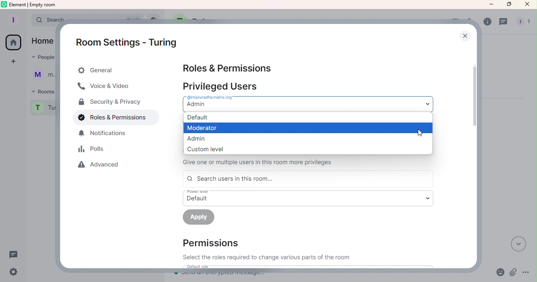 Image resolution: width=537 pixels, height=282 pixels. Describe the element at coordinates (243, 84) in the screenshot. I see `Privileged users` at that location.